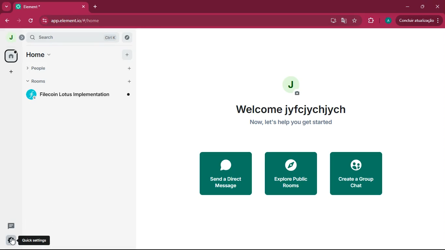  Describe the element at coordinates (291, 123) in the screenshot. I see `Now, let's help you get started` at that location.